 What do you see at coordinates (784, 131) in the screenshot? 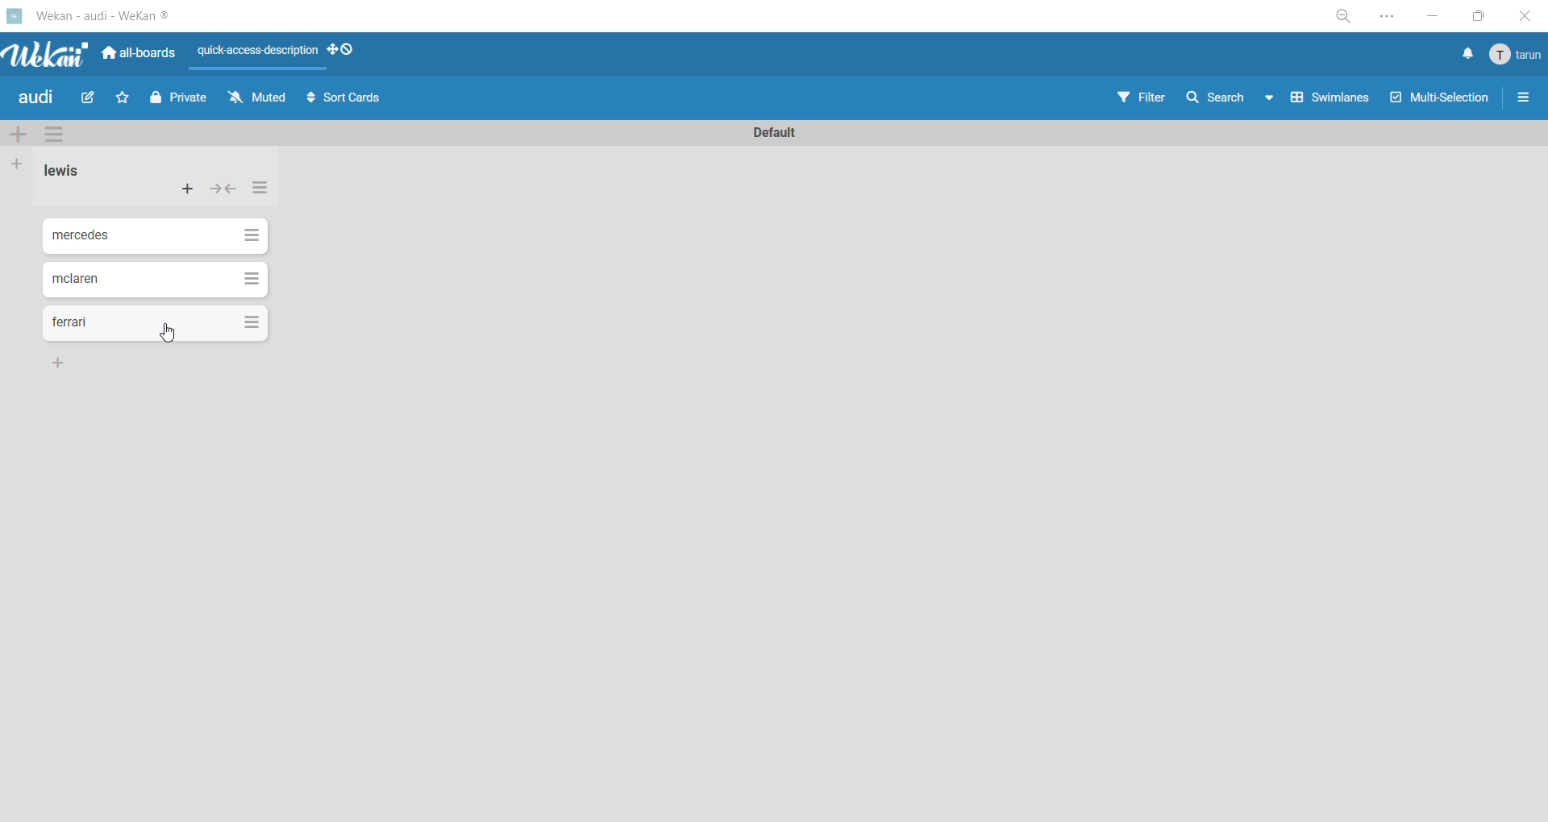
I see `swimlane title` at bounding box center [784, 131].